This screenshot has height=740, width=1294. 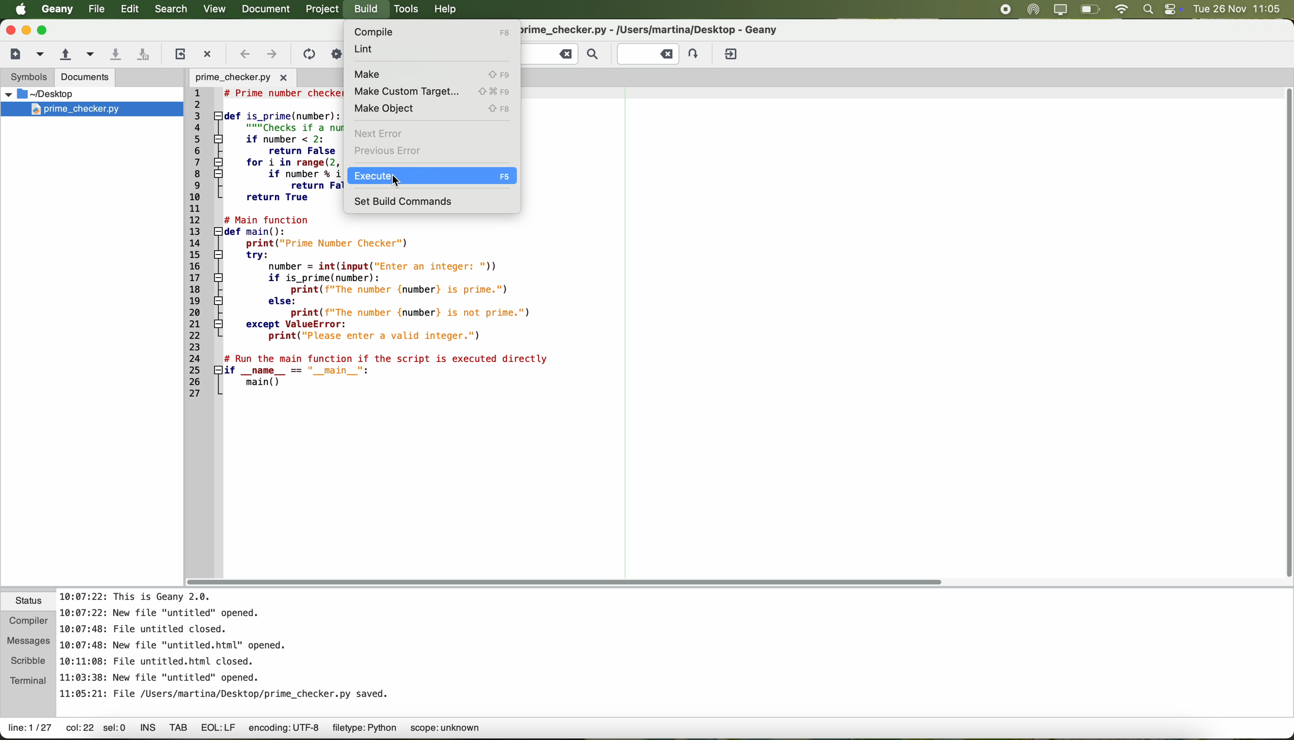 What do you see at coordinates (450, 11) in the screenshot?
I see `help` at bounding box center [450, 11].